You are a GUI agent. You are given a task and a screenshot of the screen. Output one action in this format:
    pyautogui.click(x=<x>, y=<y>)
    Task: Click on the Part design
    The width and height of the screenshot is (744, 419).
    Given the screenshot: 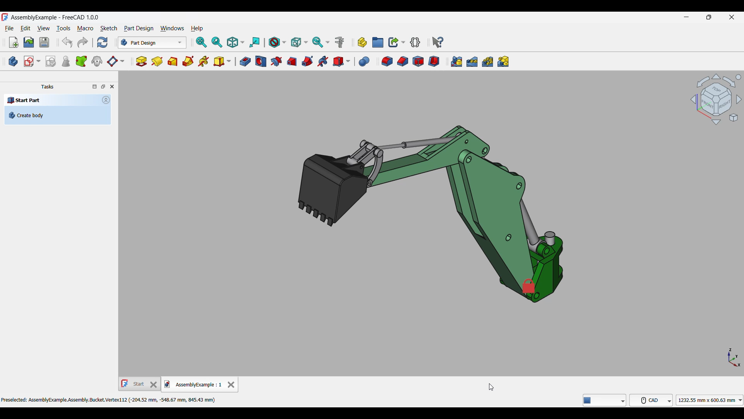 What is the action you would take?
    pyautogui.click(x=139, y=28)
    